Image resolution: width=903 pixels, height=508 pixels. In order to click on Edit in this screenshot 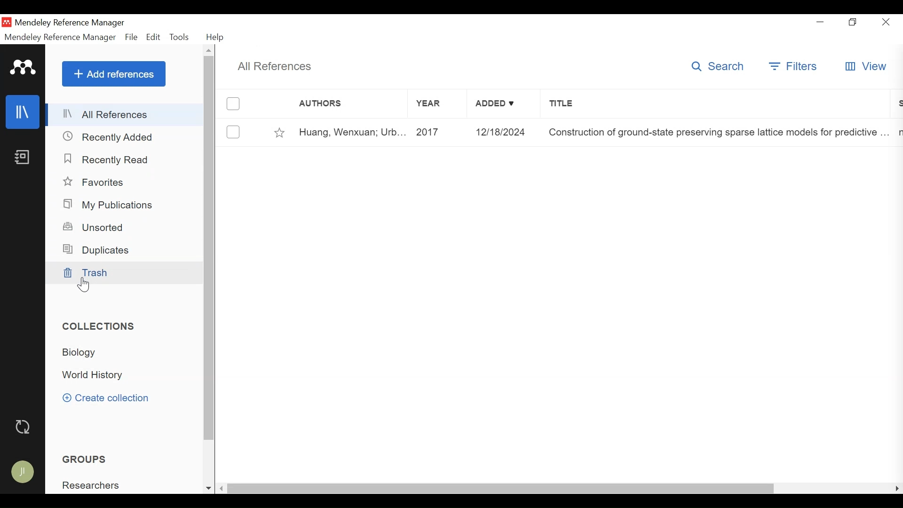, I will do `click(153, 37)`.